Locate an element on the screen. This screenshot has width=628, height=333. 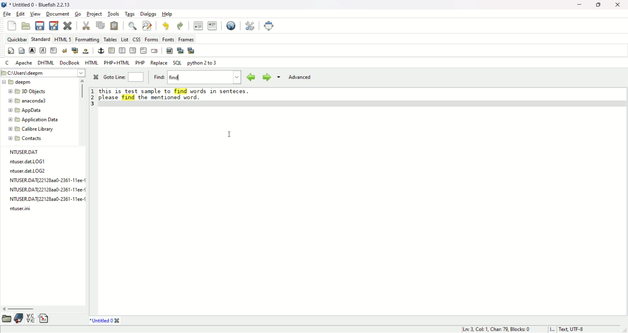
quickbar is located at coordinates (16, 38).